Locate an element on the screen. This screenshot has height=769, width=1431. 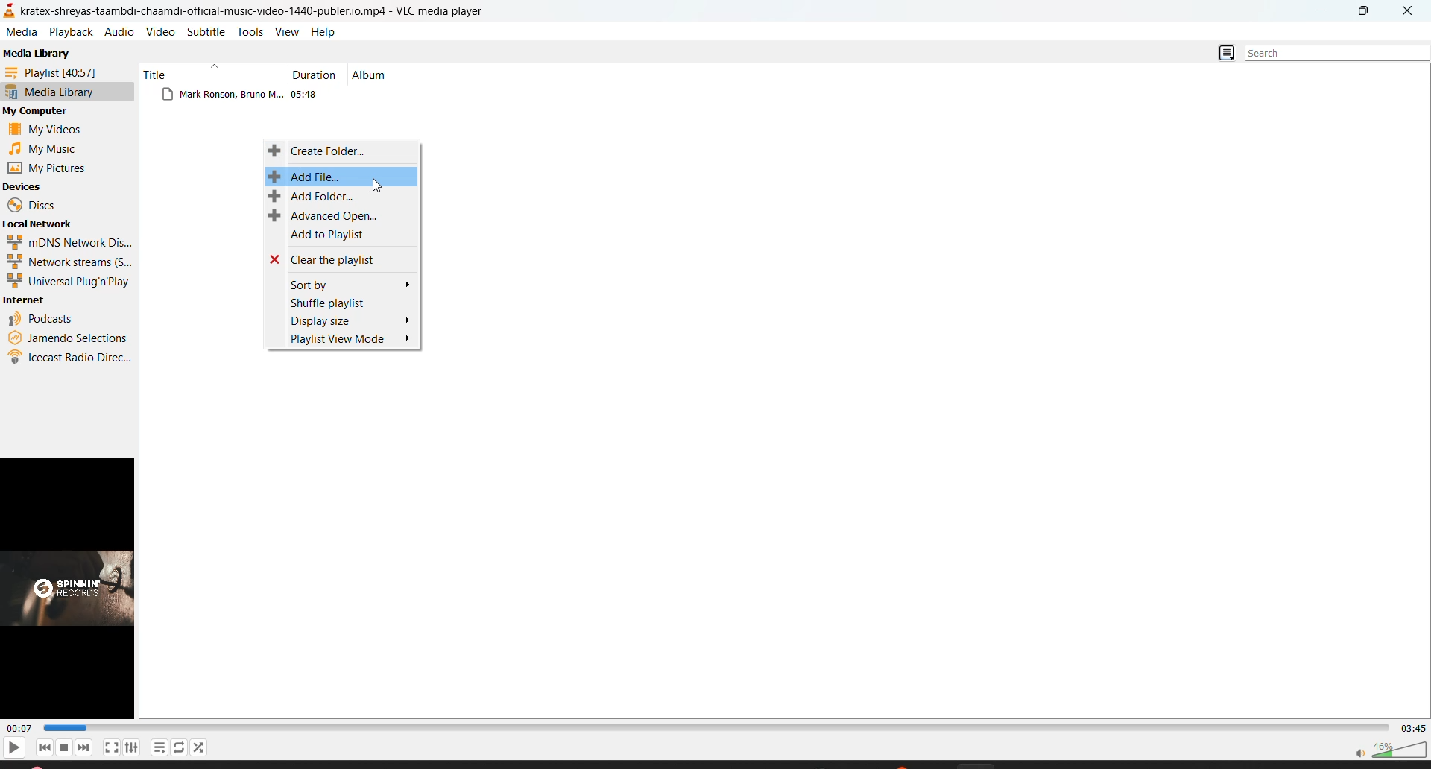
maximize is located at coordinates (1368, 12).